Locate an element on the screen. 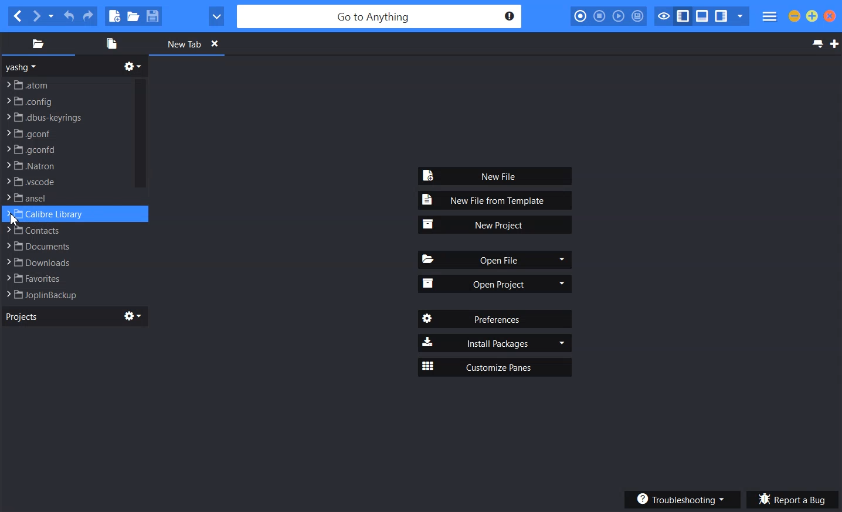  New file using default Language is located at coordinates (114, 16).